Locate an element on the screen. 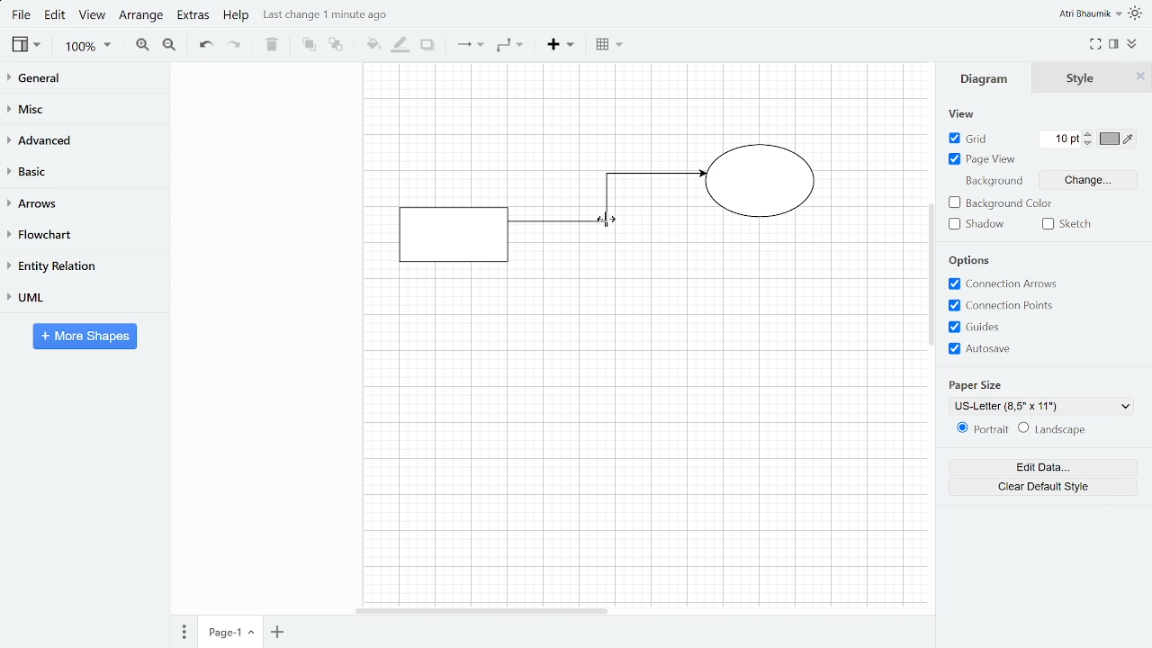 Image resolution: width=1152 pixels, height=648 pixels. Increase grid pt is located at coordinates (1089, 132).